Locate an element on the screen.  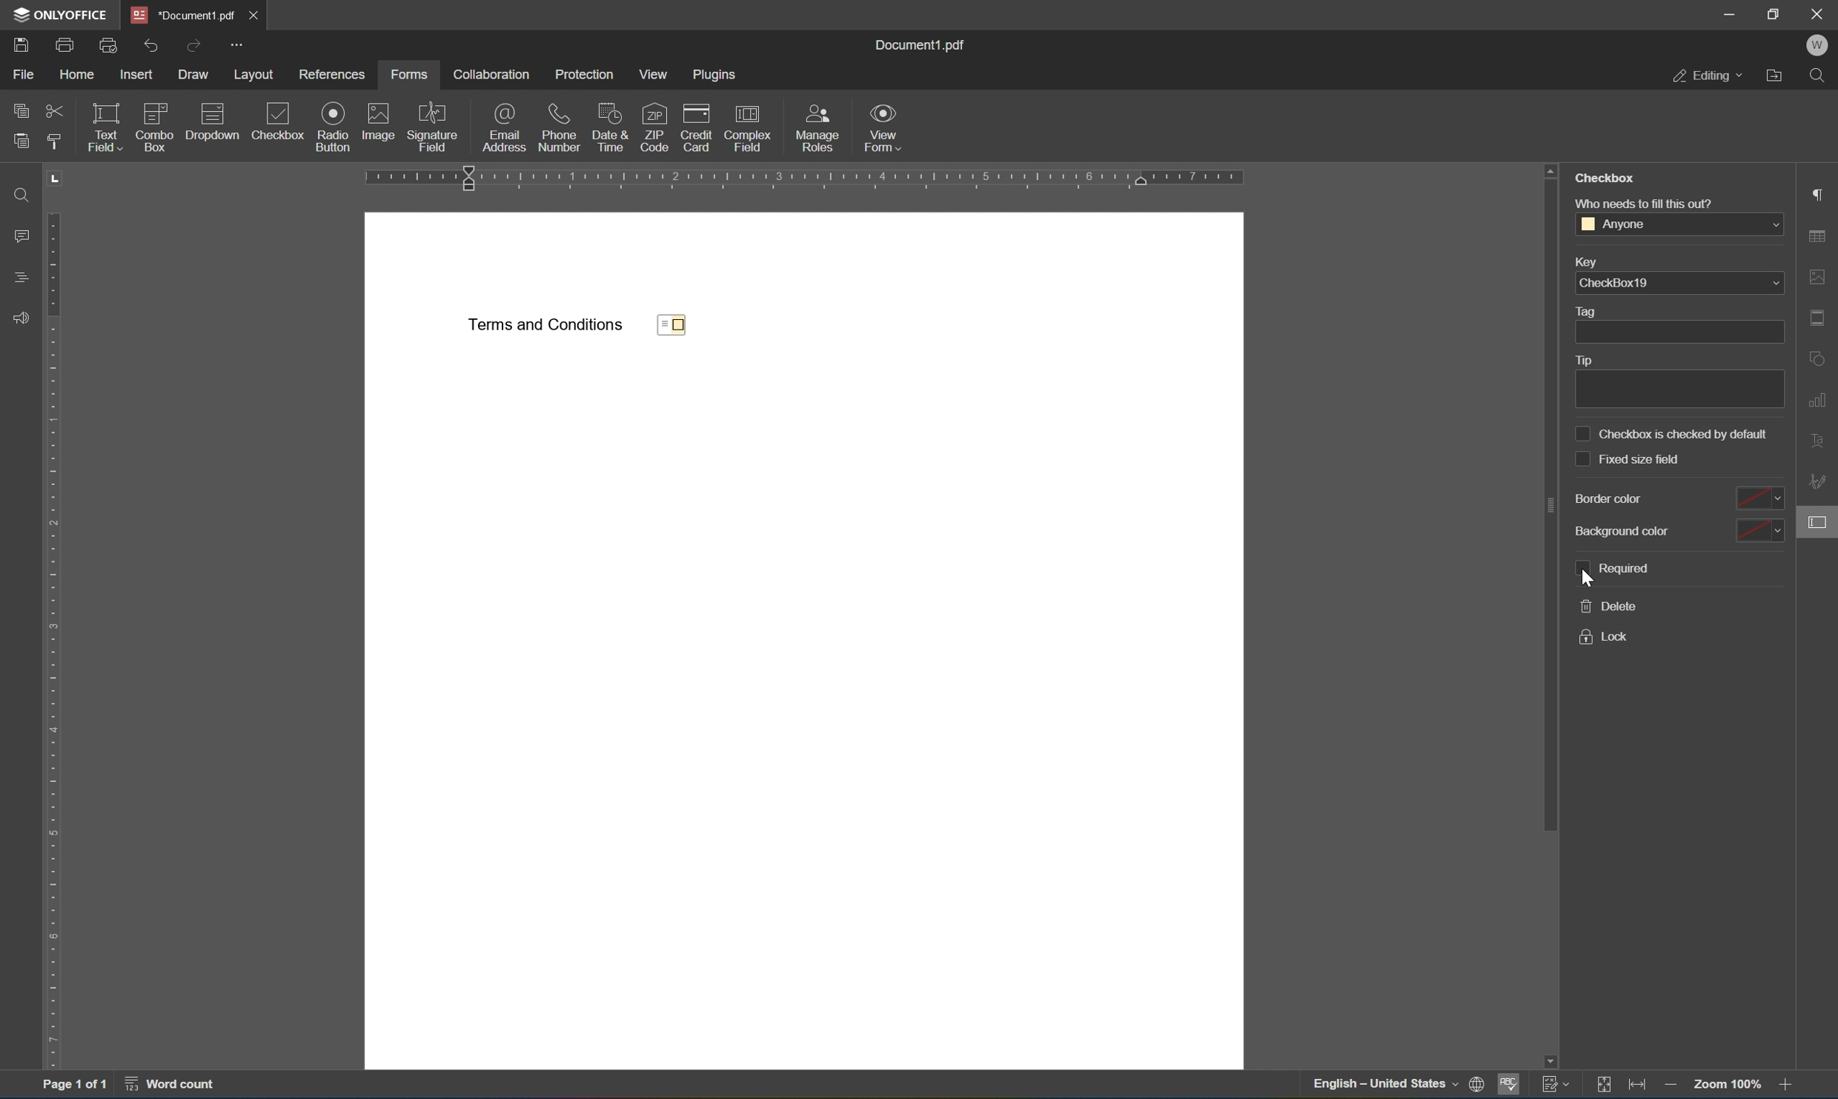
save is located at coordinates (23, 45).